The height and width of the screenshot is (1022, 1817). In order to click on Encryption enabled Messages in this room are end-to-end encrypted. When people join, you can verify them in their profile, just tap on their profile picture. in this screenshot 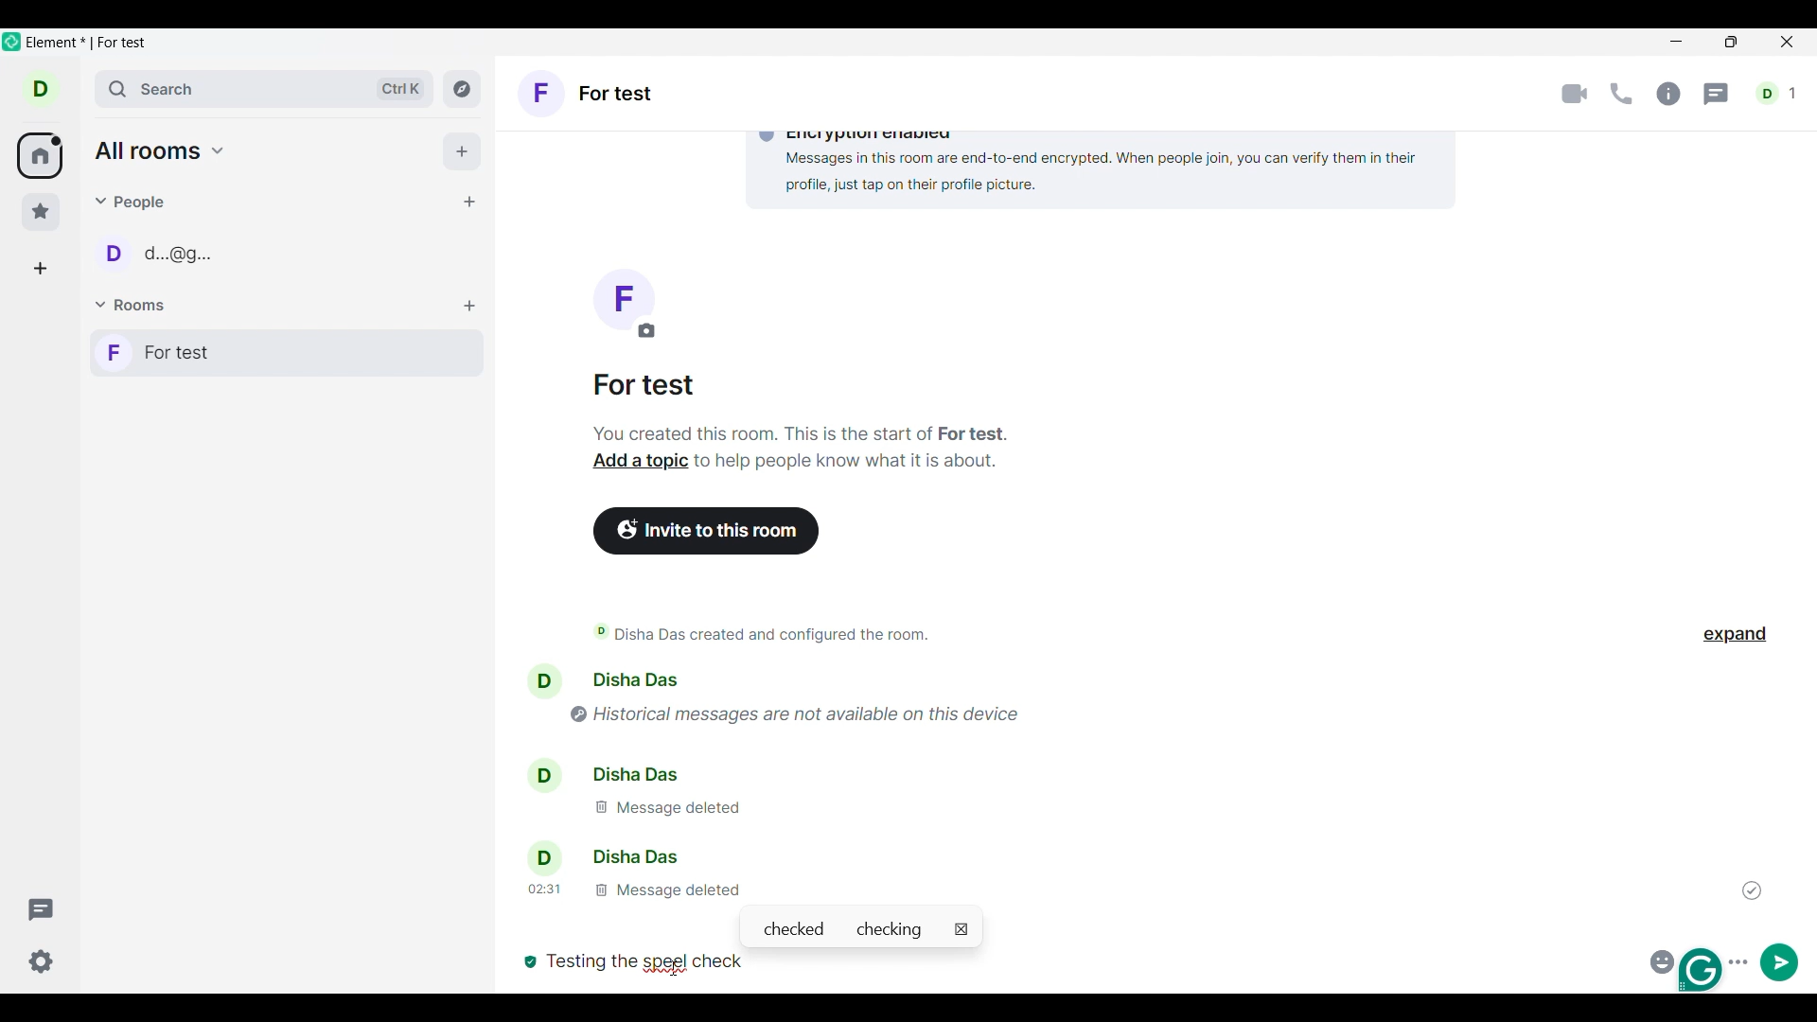, I will do `click(1093, 164)`.